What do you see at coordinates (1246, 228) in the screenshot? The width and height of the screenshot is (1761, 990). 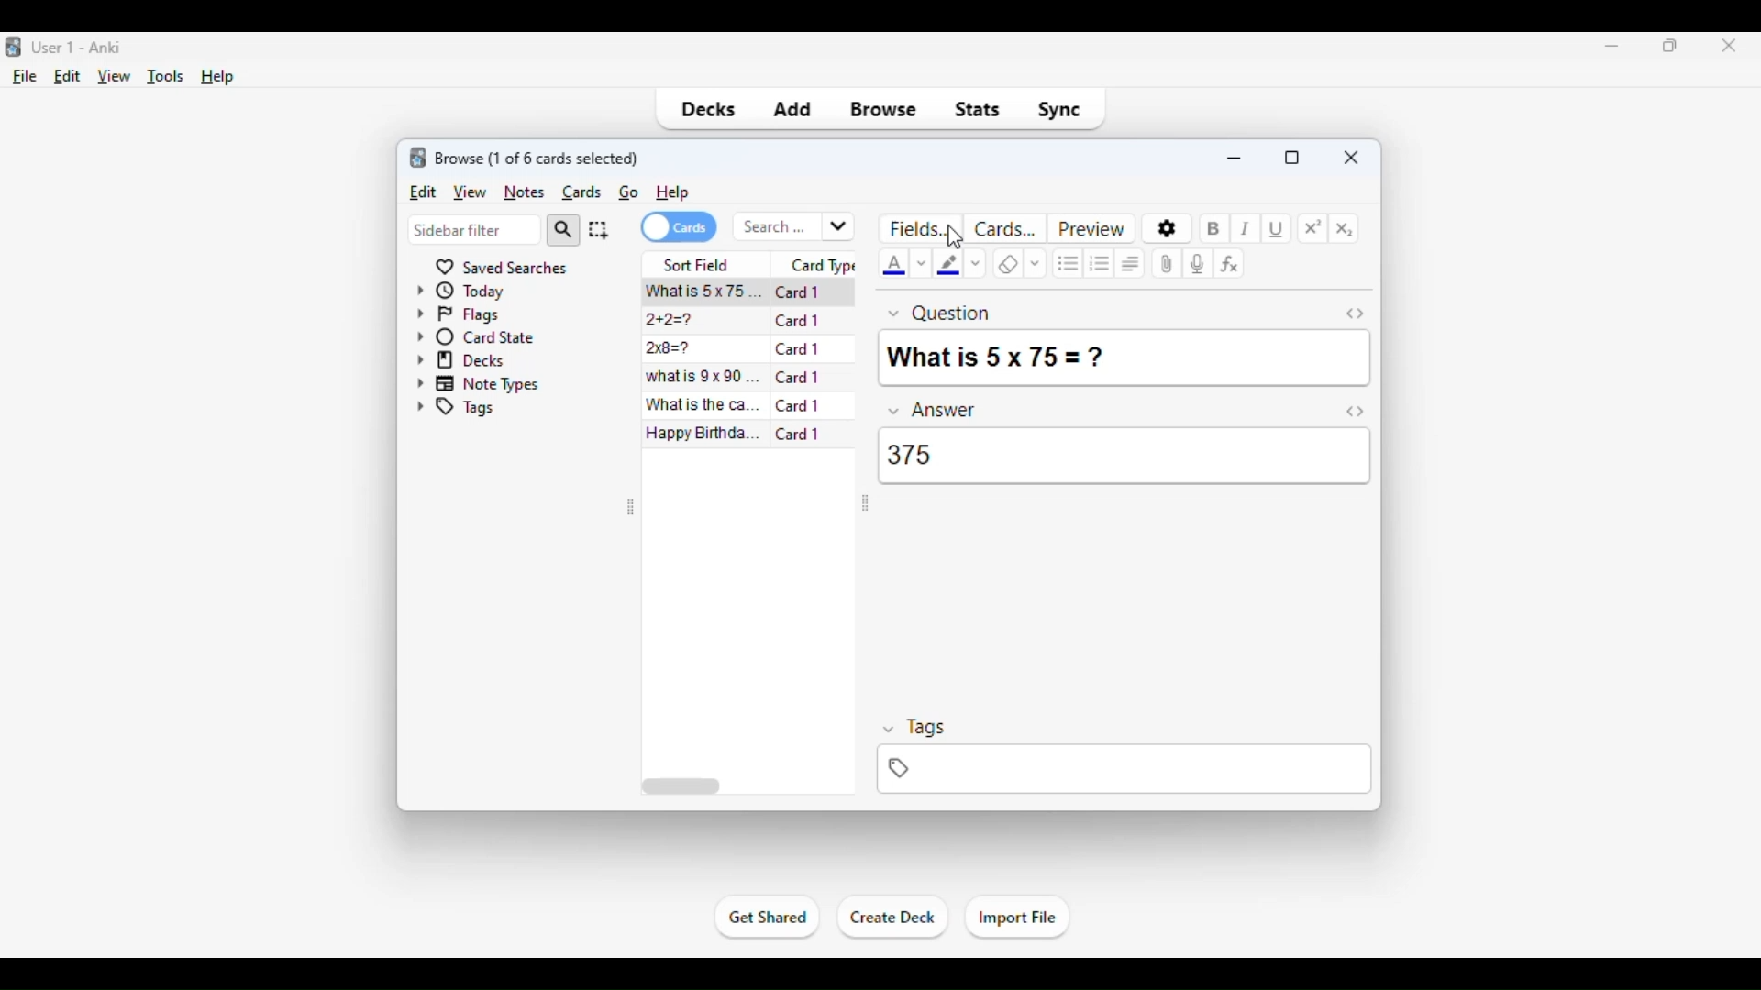 I see `italic` at bounding box center [1246, 228].